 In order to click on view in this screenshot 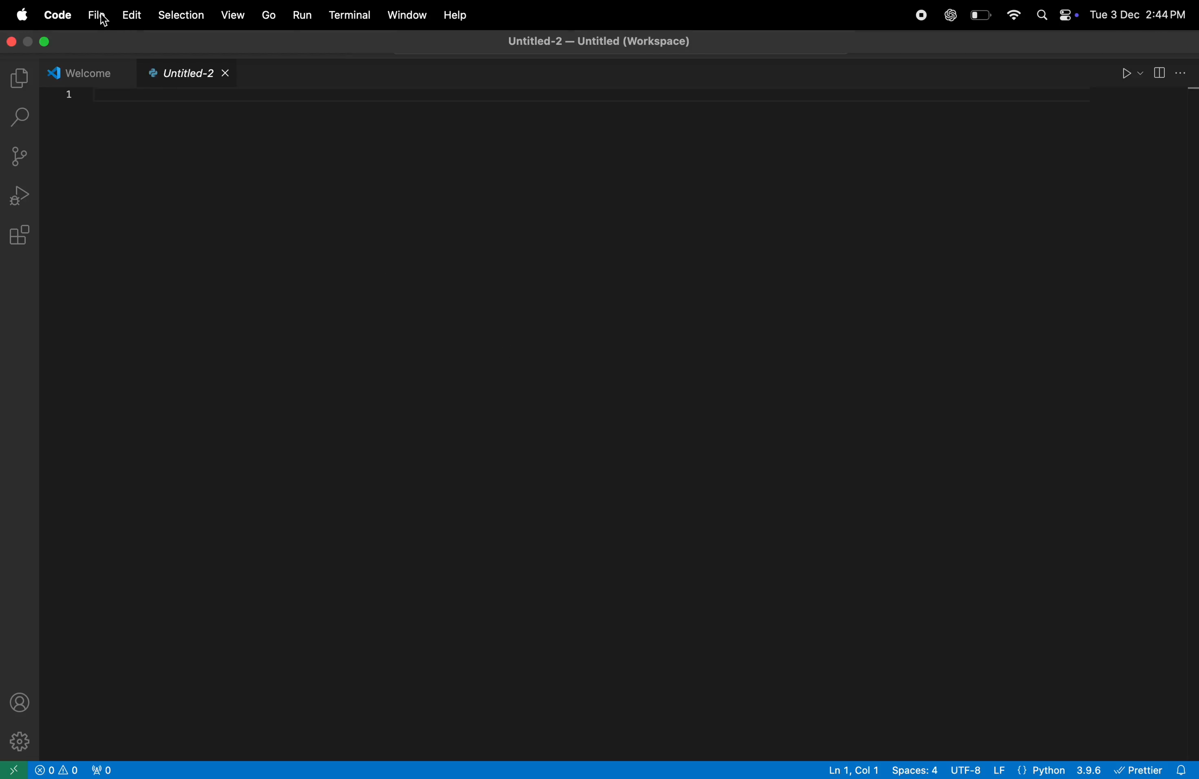, I will do `click(234, 15)`.